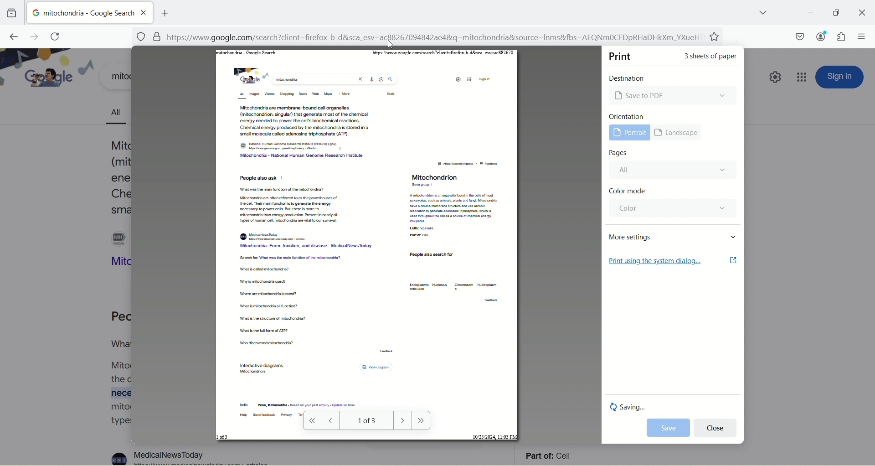  Describe the element at coordinates (808, 12) in the screenshot. I see `minimize` at that location.